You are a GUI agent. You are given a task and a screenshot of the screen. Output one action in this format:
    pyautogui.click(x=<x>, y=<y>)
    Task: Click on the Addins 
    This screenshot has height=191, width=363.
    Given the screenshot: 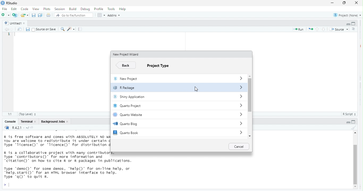 What is the action you would take?
    pyautogui.click(x=115, y=16)
    